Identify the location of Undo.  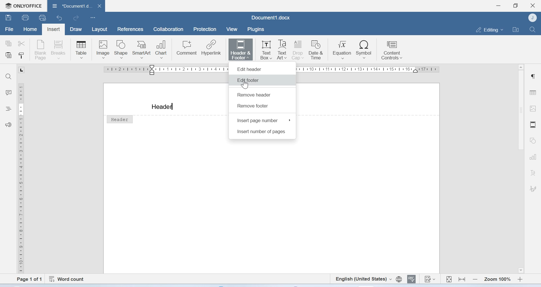
(60, 18).